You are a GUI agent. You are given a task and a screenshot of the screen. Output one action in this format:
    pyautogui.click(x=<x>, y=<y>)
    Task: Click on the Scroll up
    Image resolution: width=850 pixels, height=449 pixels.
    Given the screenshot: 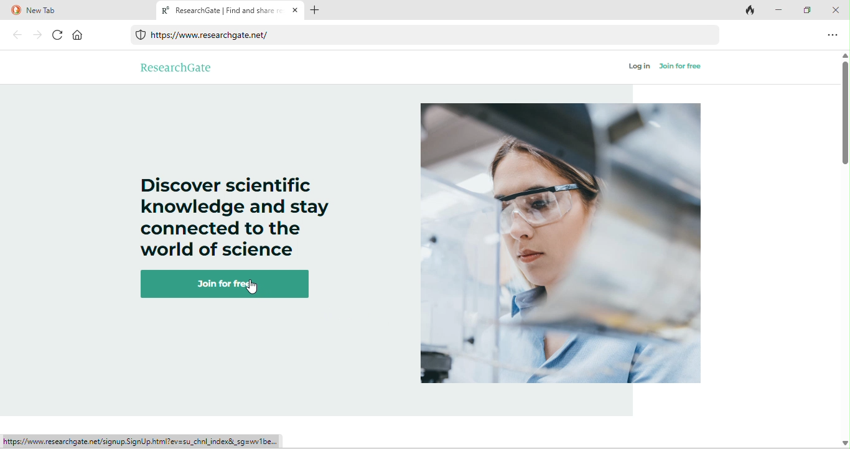 What is the action you would take?
    pyautogui.click(x=844, y=56)
    